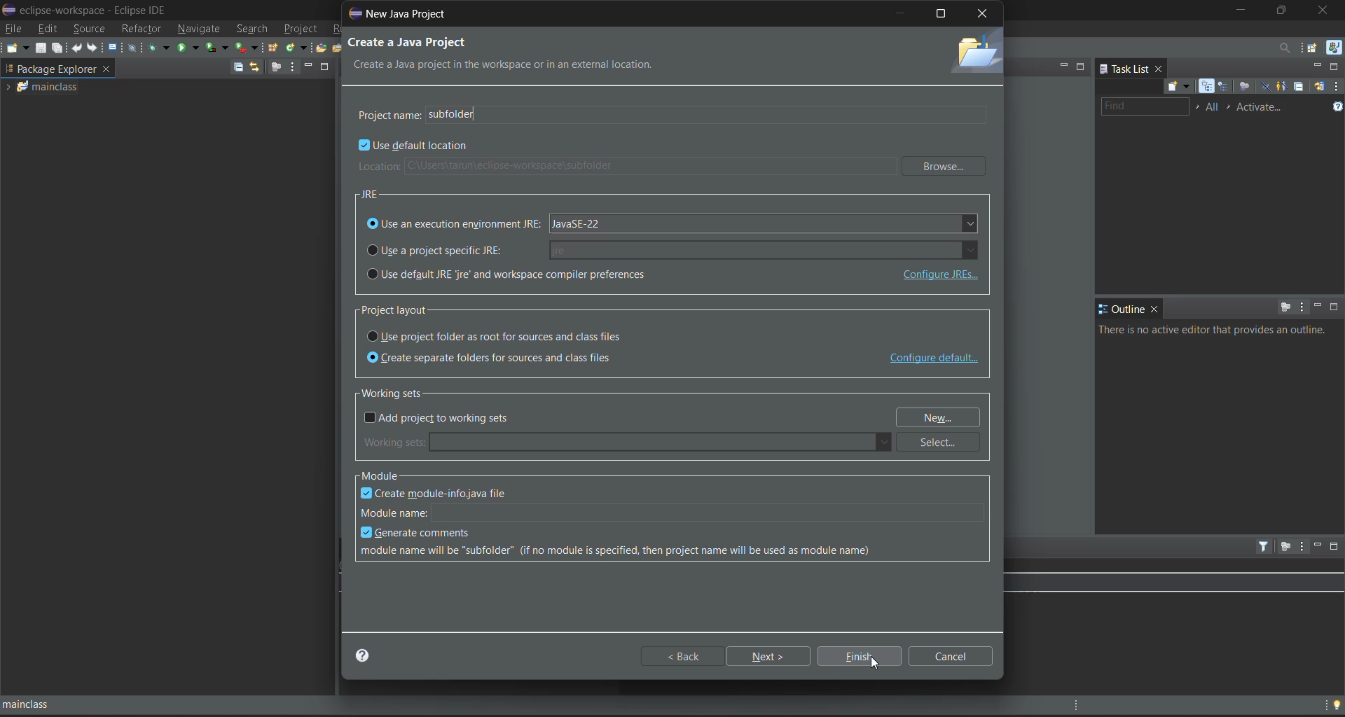 The width and height of the screenshot is (1345, 717). I want to click on info, so click(1216, 330).